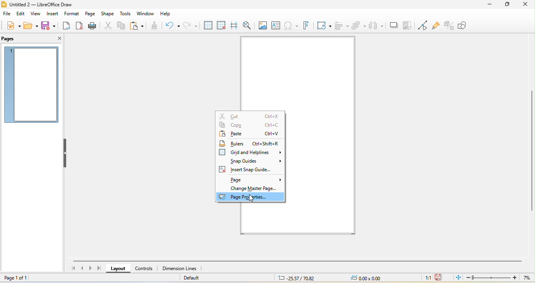 This screenshot has width=535, height=283. Describe the element at coordinates (79, 26) in the screenshot. I see `export directly as pdf` at that location.